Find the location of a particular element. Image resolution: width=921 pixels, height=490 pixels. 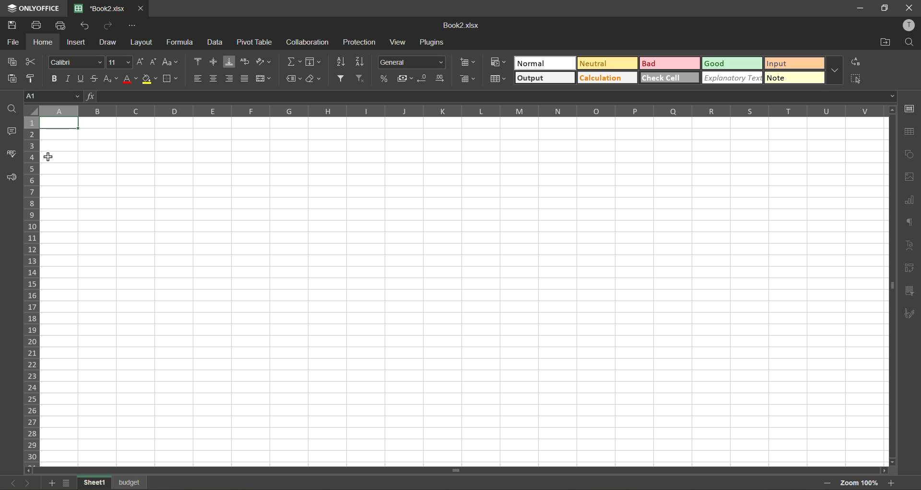

align right is located at coordinates (230, 80).